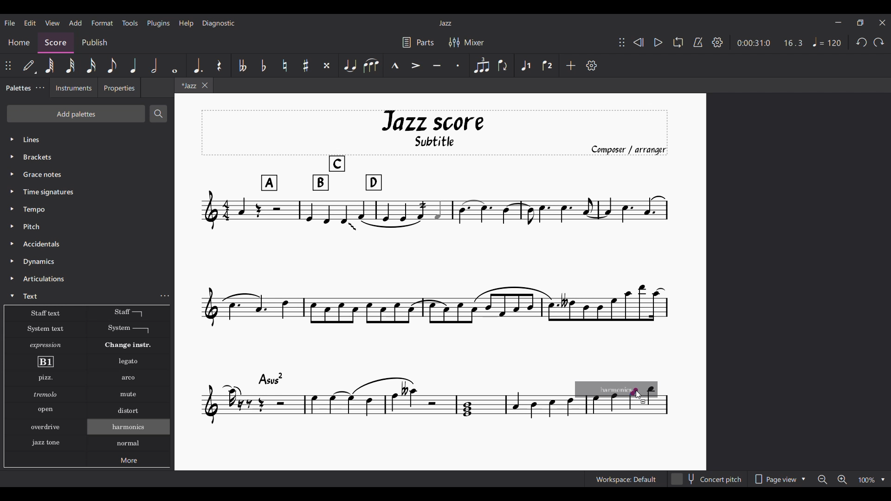  I want to click on Collapse, so click(12, 295).